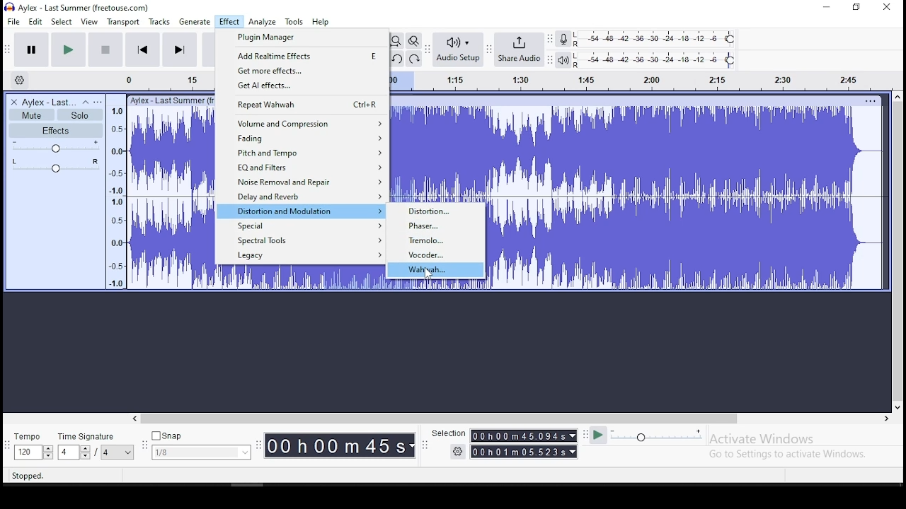 This screenshot has height=509, width=906. I want to click on distortion, so click(437, 211).